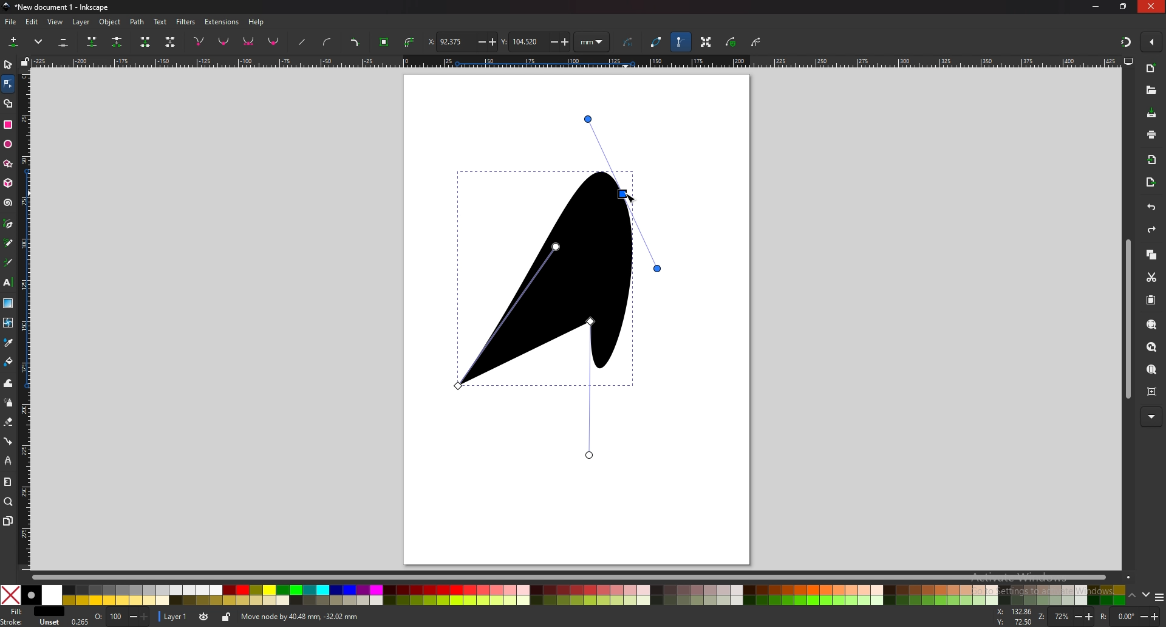  I want to click on selector, so click(8, 64).